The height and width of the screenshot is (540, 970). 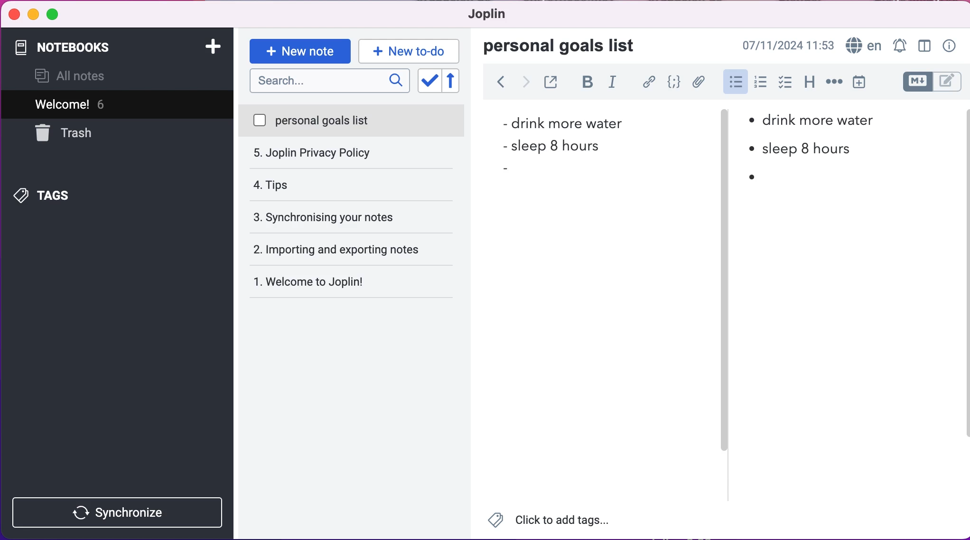 I want to click on Drink more water, so click(x=819, y=119).